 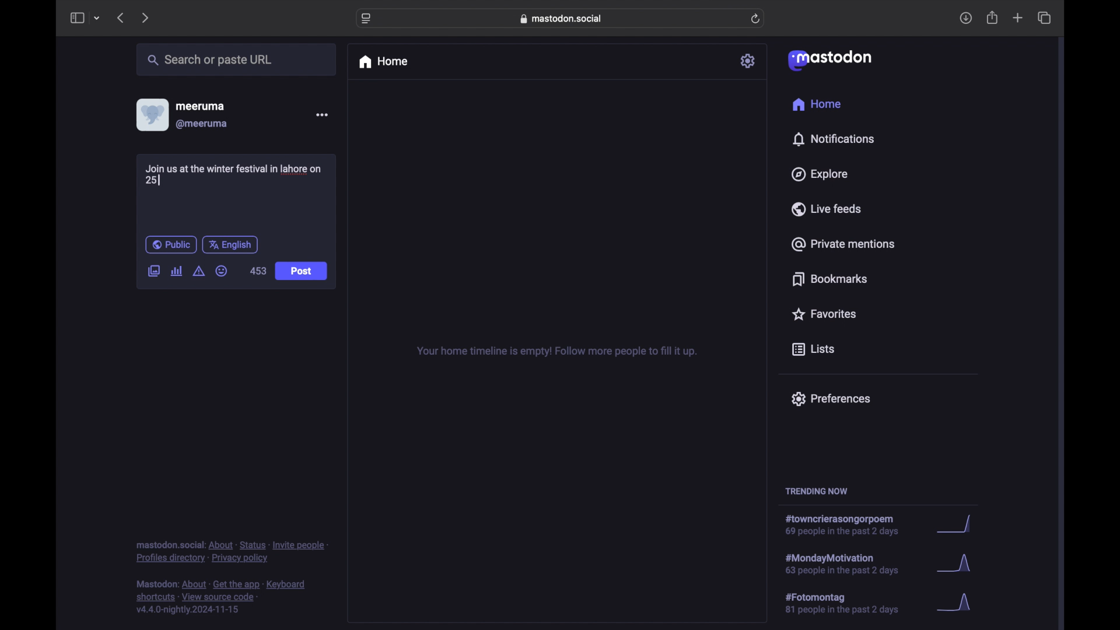 What do you see at coordinates (843, 244) in the screenshot?
I see `private mentions` at bounding box center [843, 244].